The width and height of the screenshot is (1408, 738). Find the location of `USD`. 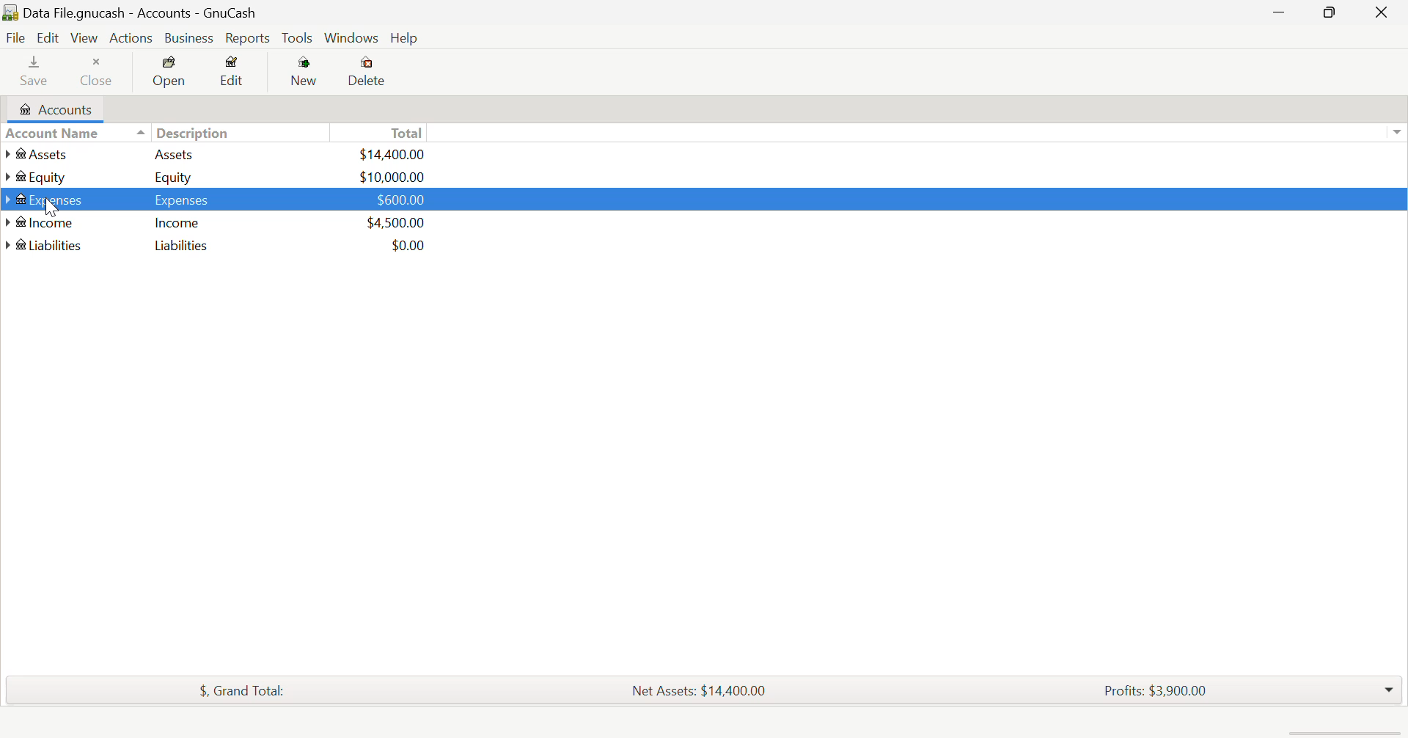

USD is located at coordinates (392, 155).